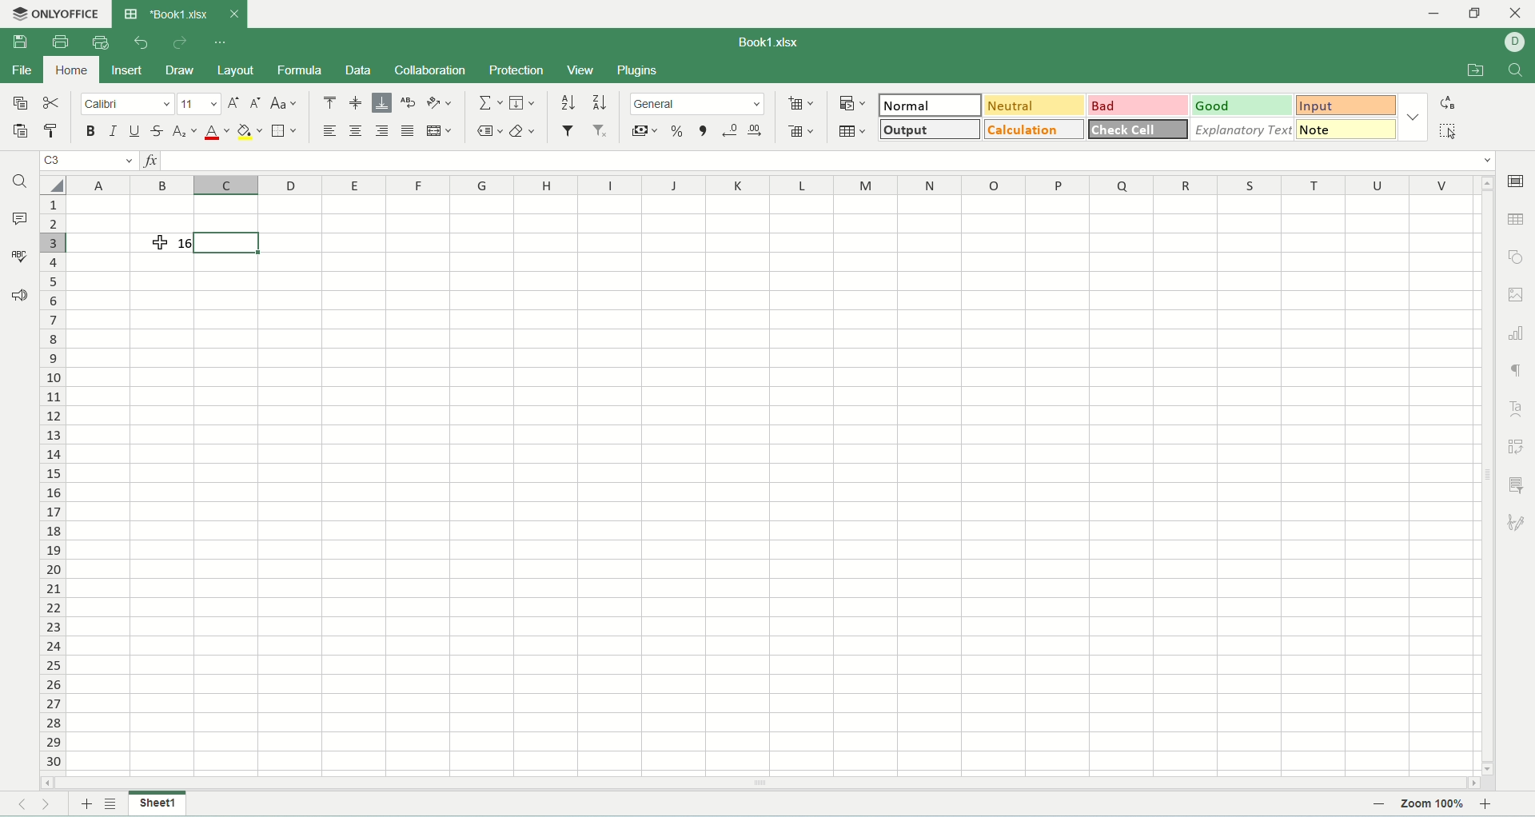 This screenshot has height=817, width=1535. What do you see at coordinates (54, 185) in the screenshot?
I see `select all` at bounding box center [54, 185].